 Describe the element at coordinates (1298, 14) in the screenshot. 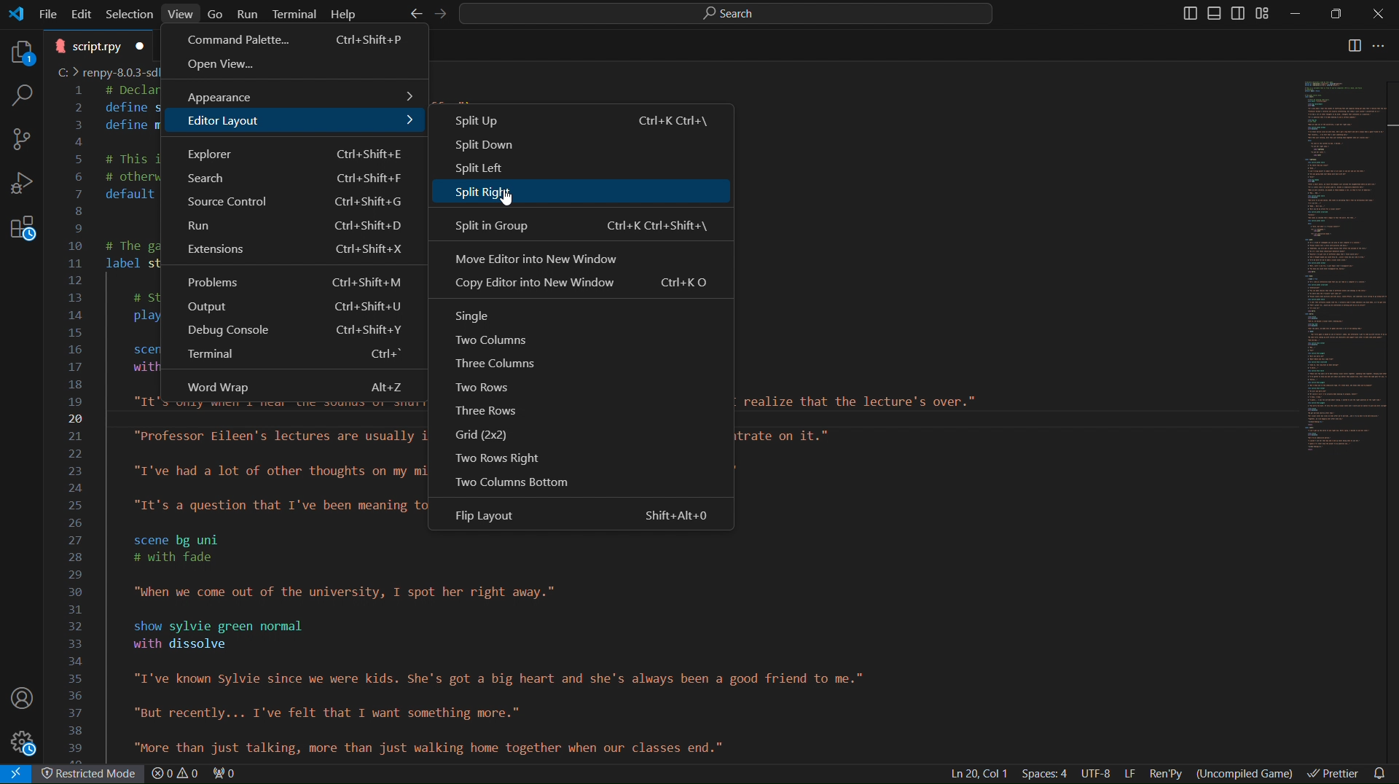

I see `Minimize` at that location.